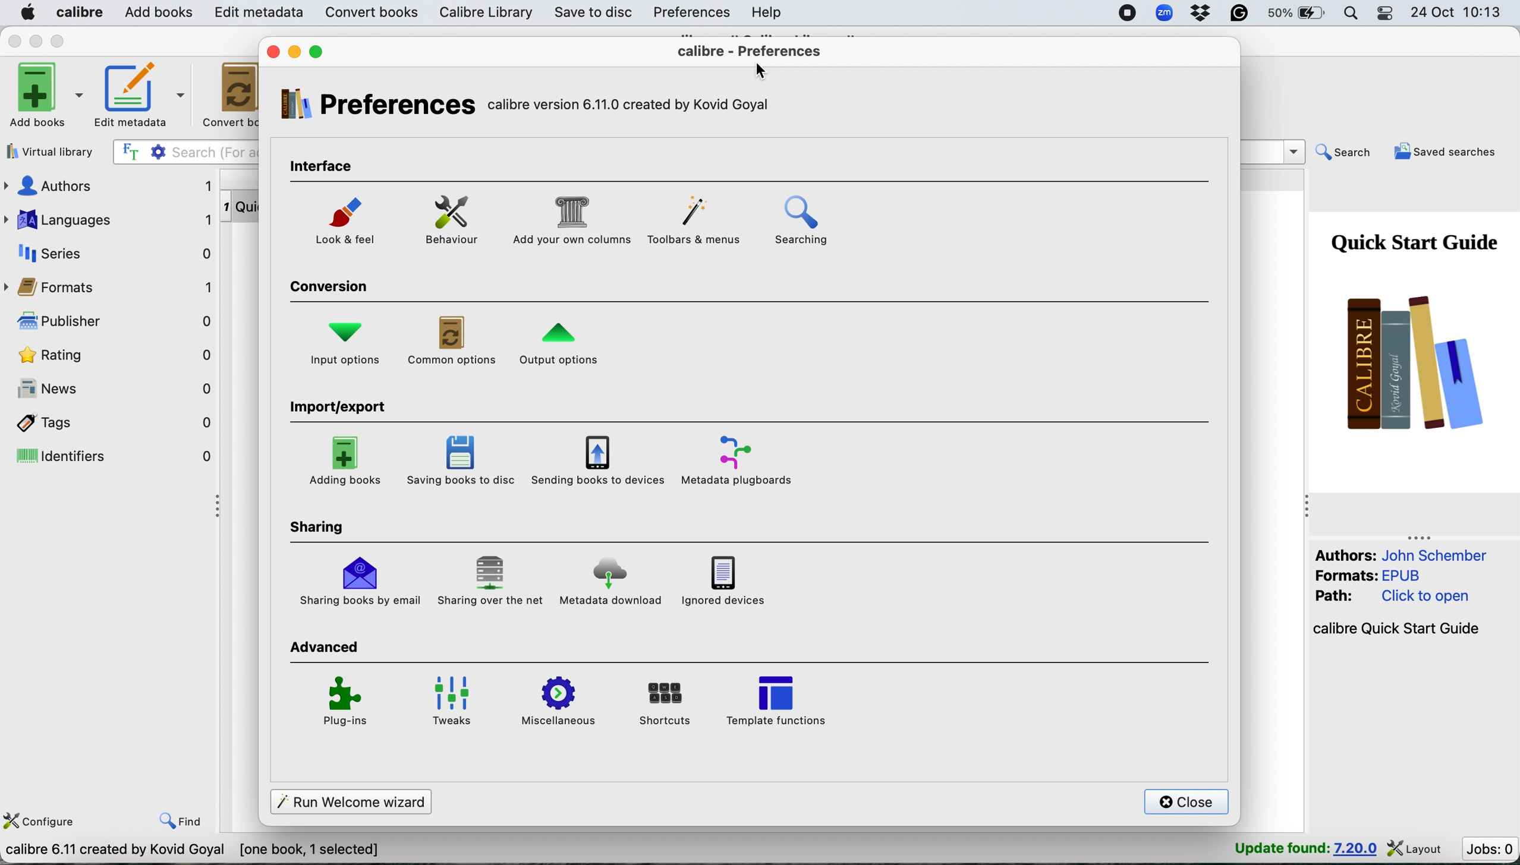 Image resolution: width=1520 pixels, height=865 pixels. What do you see at coordinates (158, 13) in the screenshot?
I see `add books` at bounding box center [158, 13].